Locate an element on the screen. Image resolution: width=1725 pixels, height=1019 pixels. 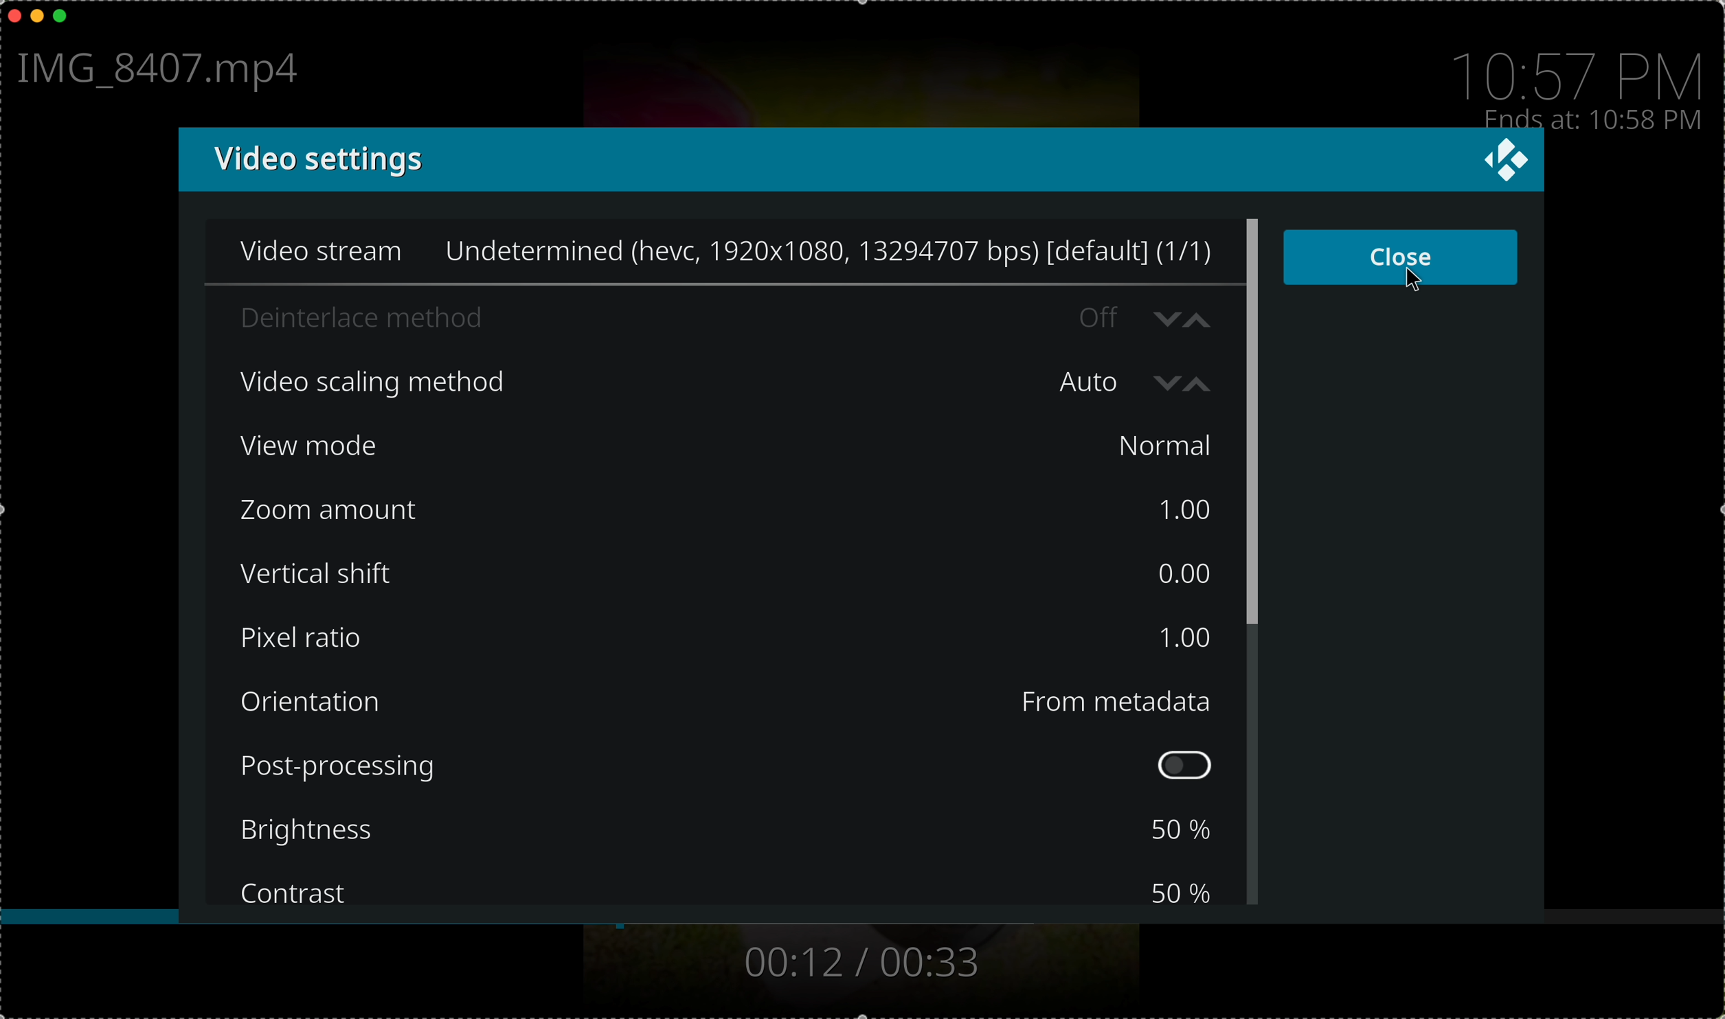
close  is located at coordinates (11, 14).